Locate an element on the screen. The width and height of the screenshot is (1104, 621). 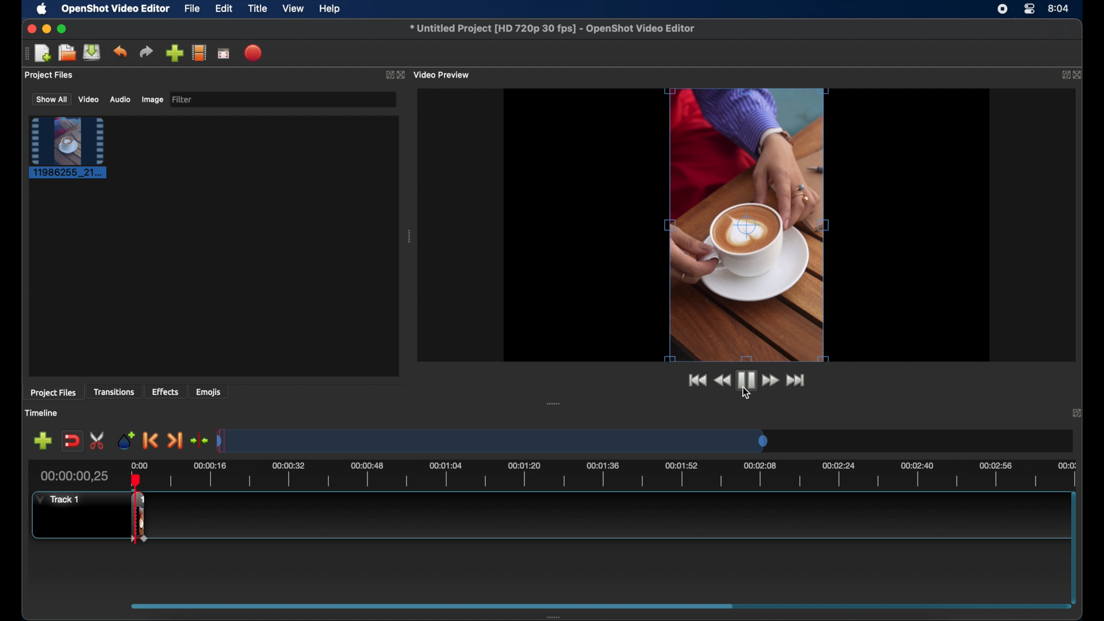
fastfoward is located at coordinates (771, 380).